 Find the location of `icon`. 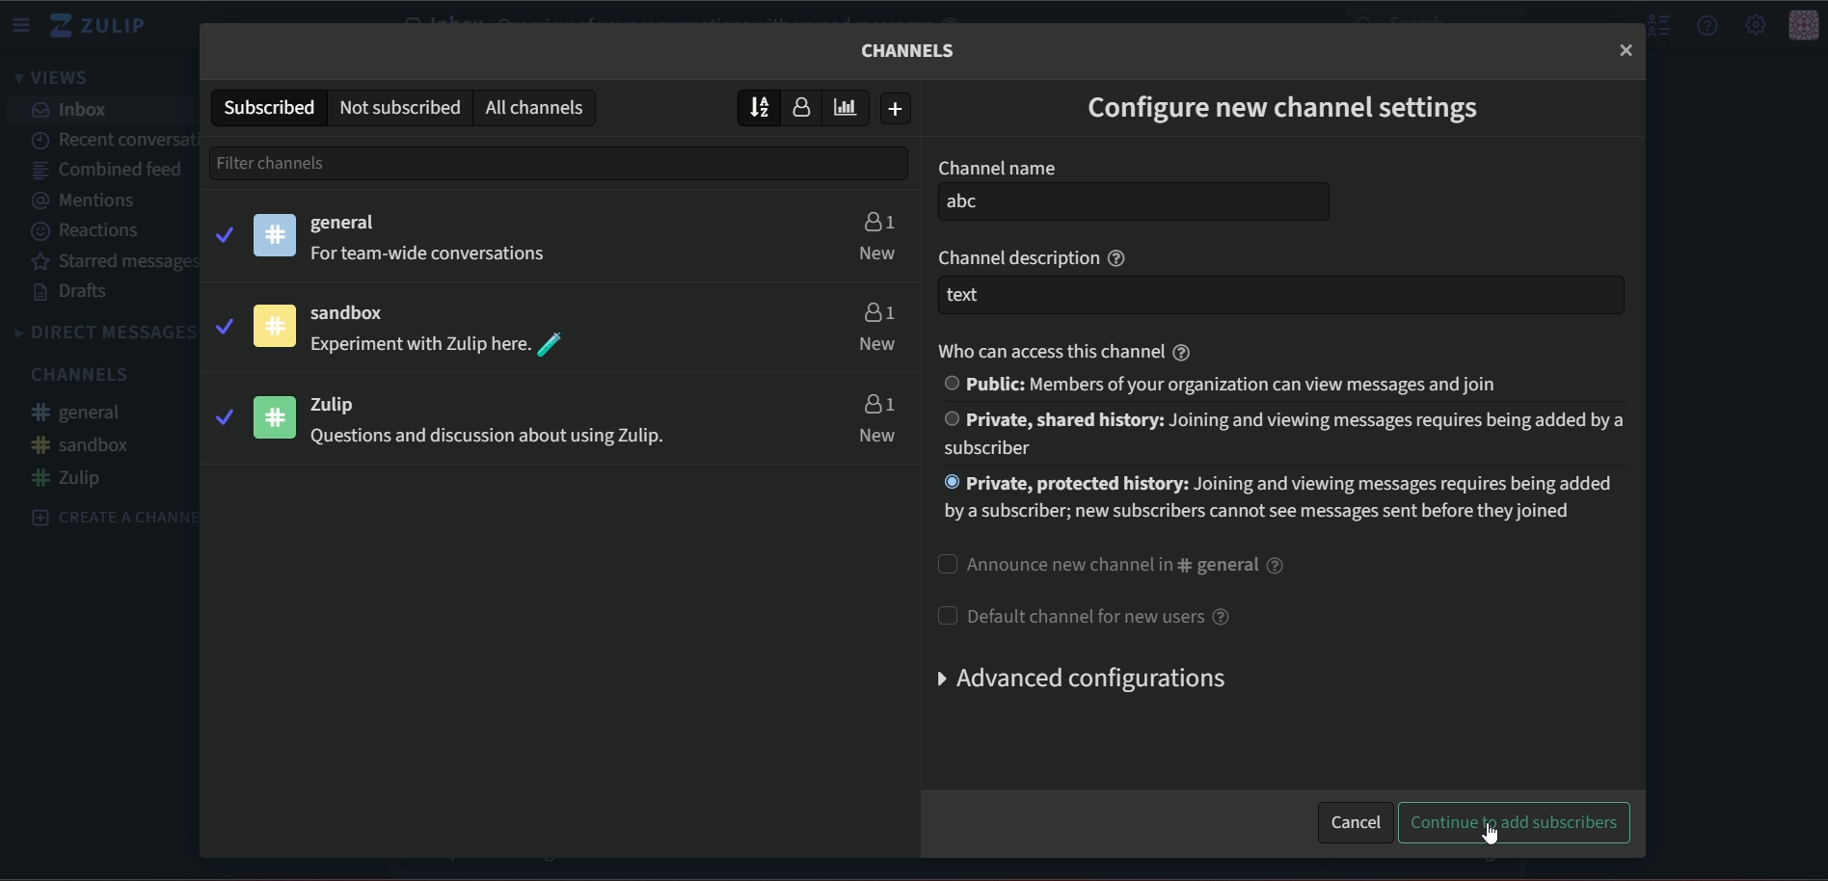

icon is located at coordinates (276, 234).